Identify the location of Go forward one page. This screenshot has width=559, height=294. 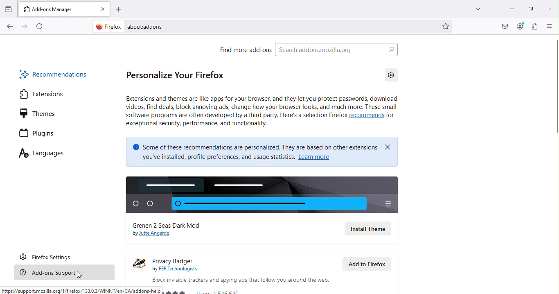
(26, 26).